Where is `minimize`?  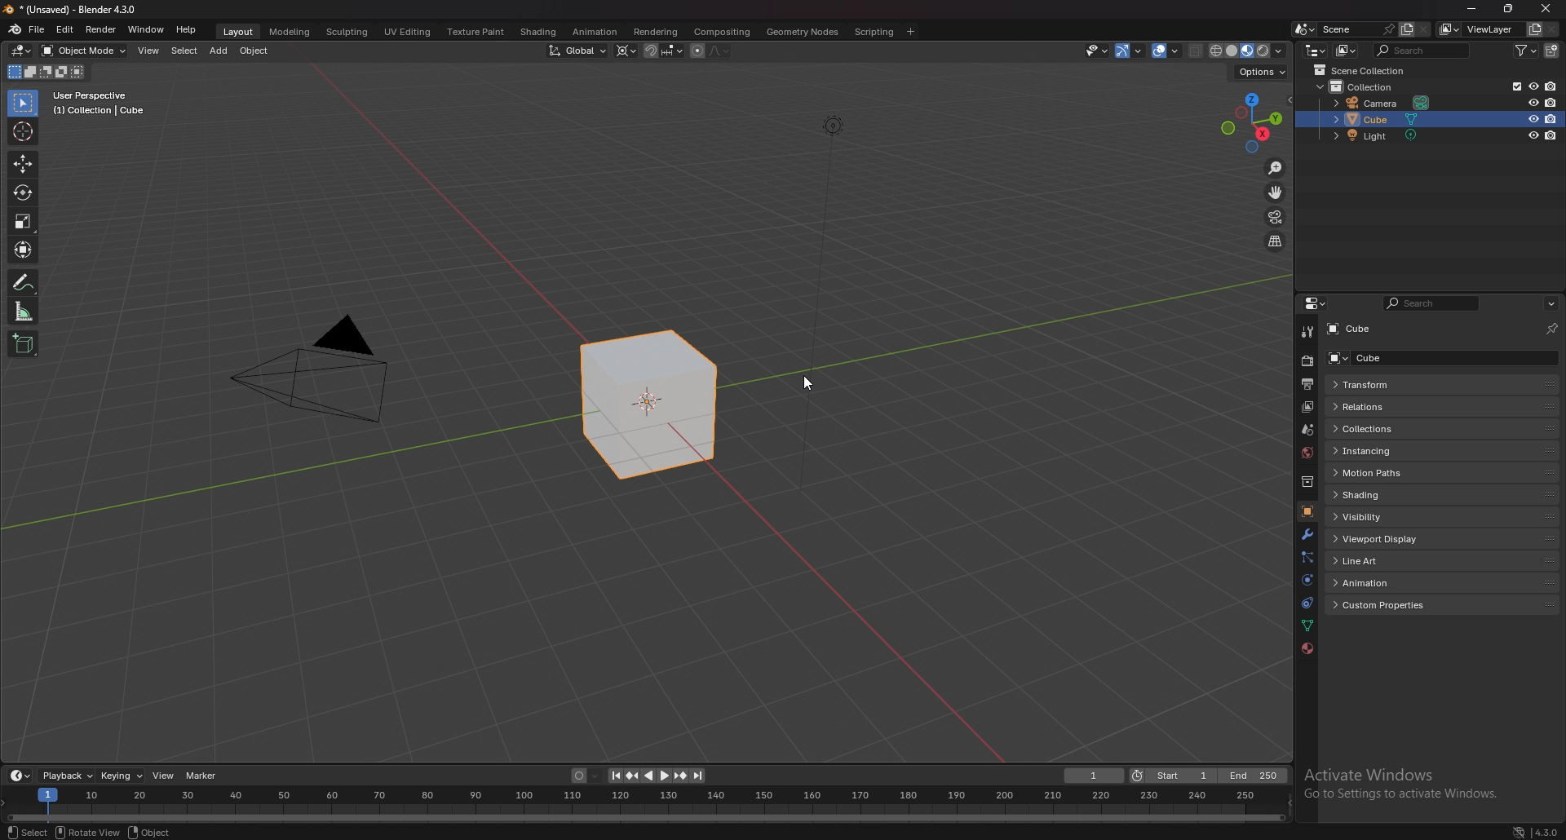
minimize is located at coordinates (1475, 9).